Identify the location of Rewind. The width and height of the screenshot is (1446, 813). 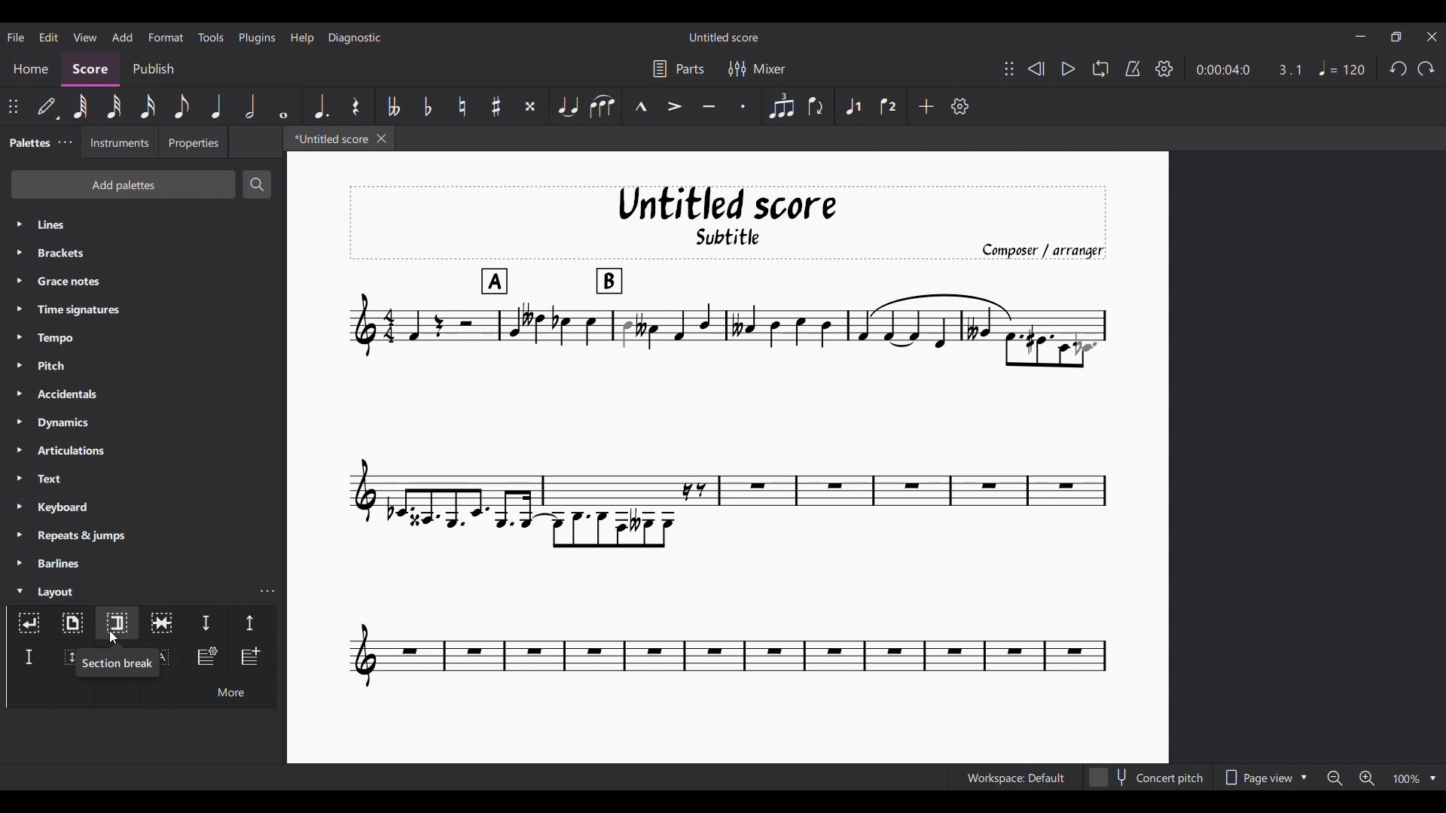
(1036, 69).